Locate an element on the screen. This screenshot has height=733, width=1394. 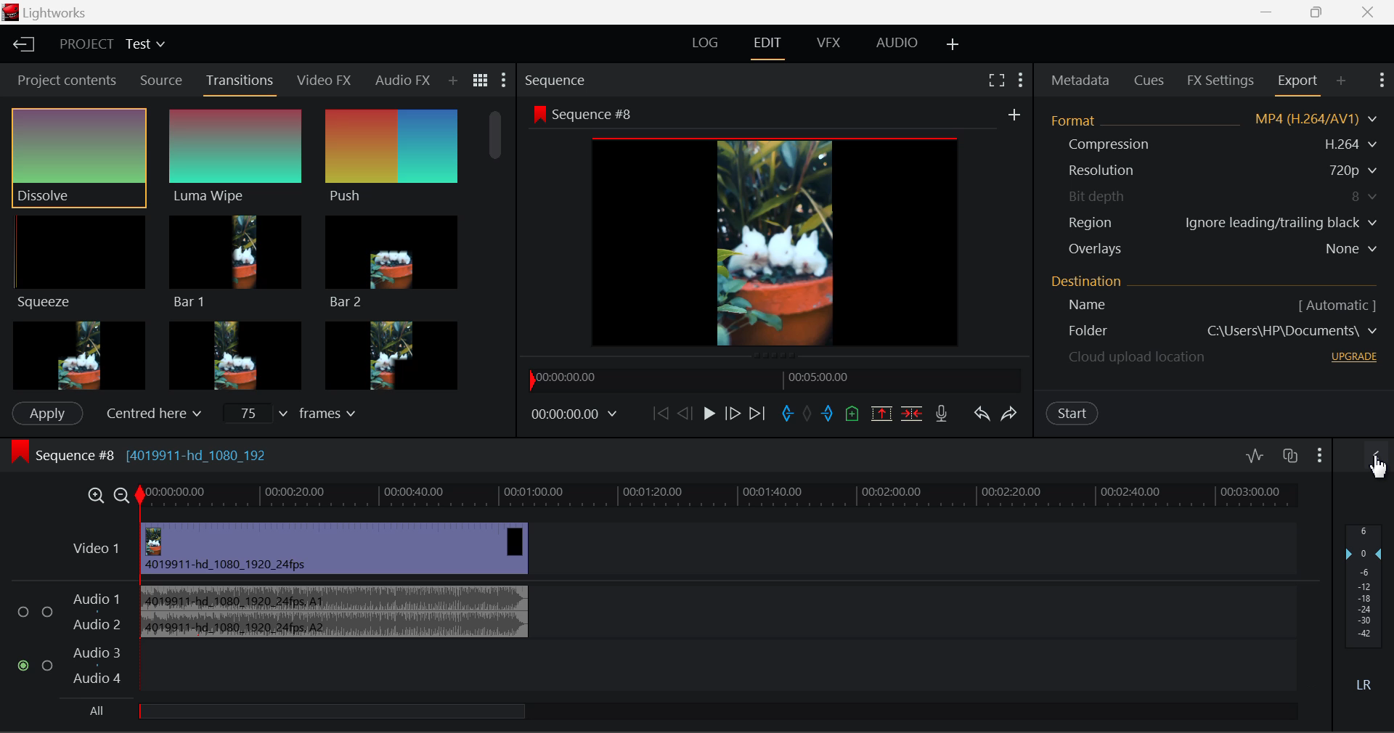
Go Forward is located at coordinates (733, 414).